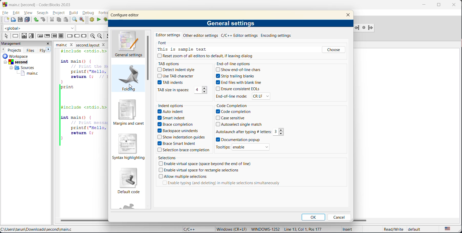 The image size is (462, 233). I want to click on Enable virtual space (space beyond the end of line), so click(205, 164).